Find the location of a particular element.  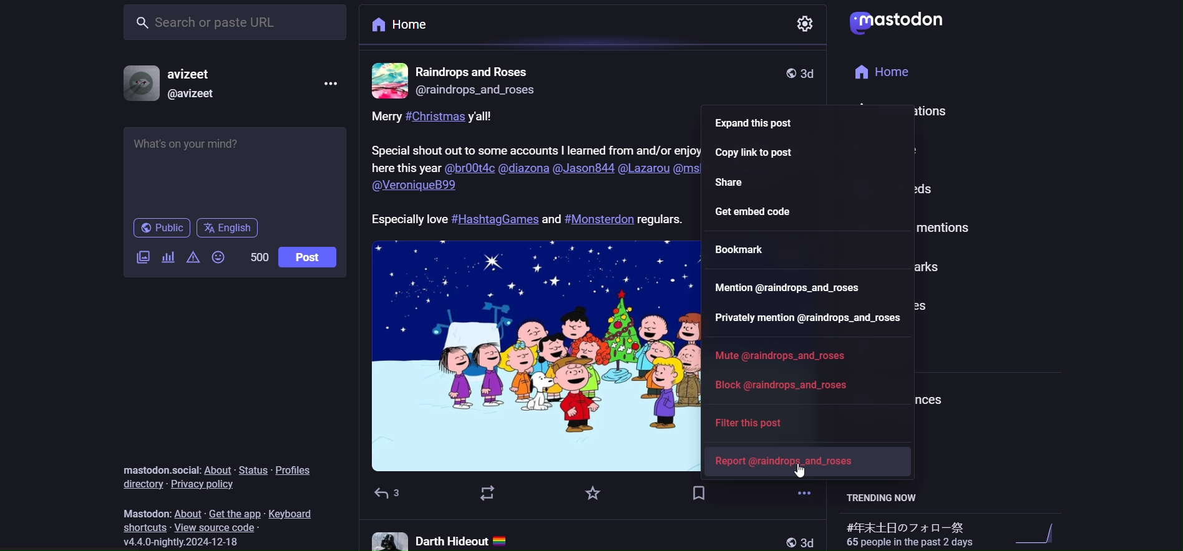

directory is located at coordinates (140, 484).